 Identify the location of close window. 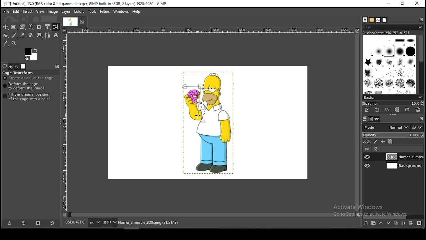
(417, 4).